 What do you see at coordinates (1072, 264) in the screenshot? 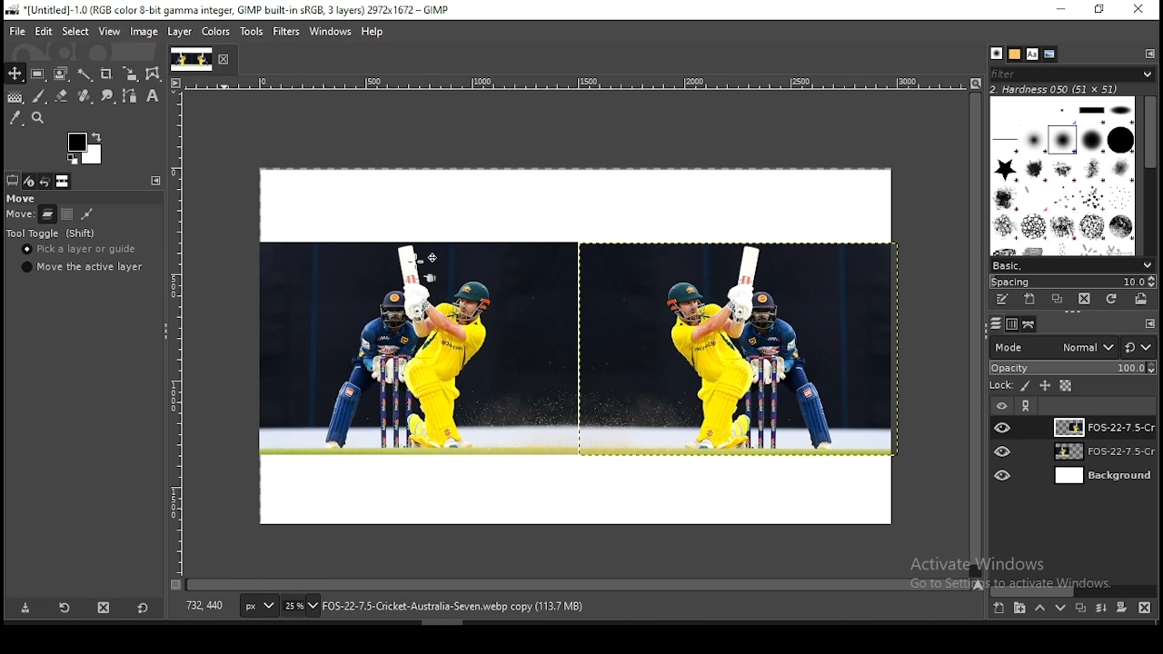
I see `brush presets` at bounding box center [1072, 264].